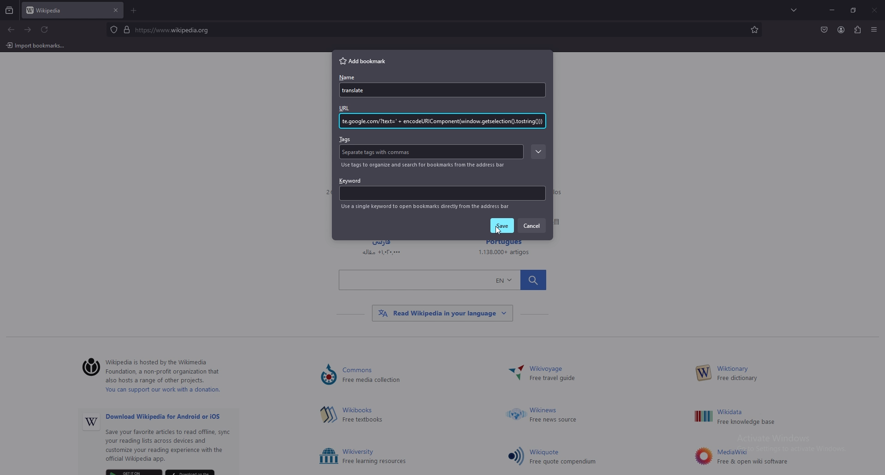  What do you see at coordinates (359, 91) in the screenshot?
I see `` at bounding box center [359, 91].